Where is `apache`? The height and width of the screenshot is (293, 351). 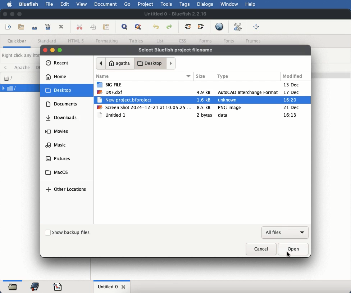 apache is located at coordinates (23, 67).